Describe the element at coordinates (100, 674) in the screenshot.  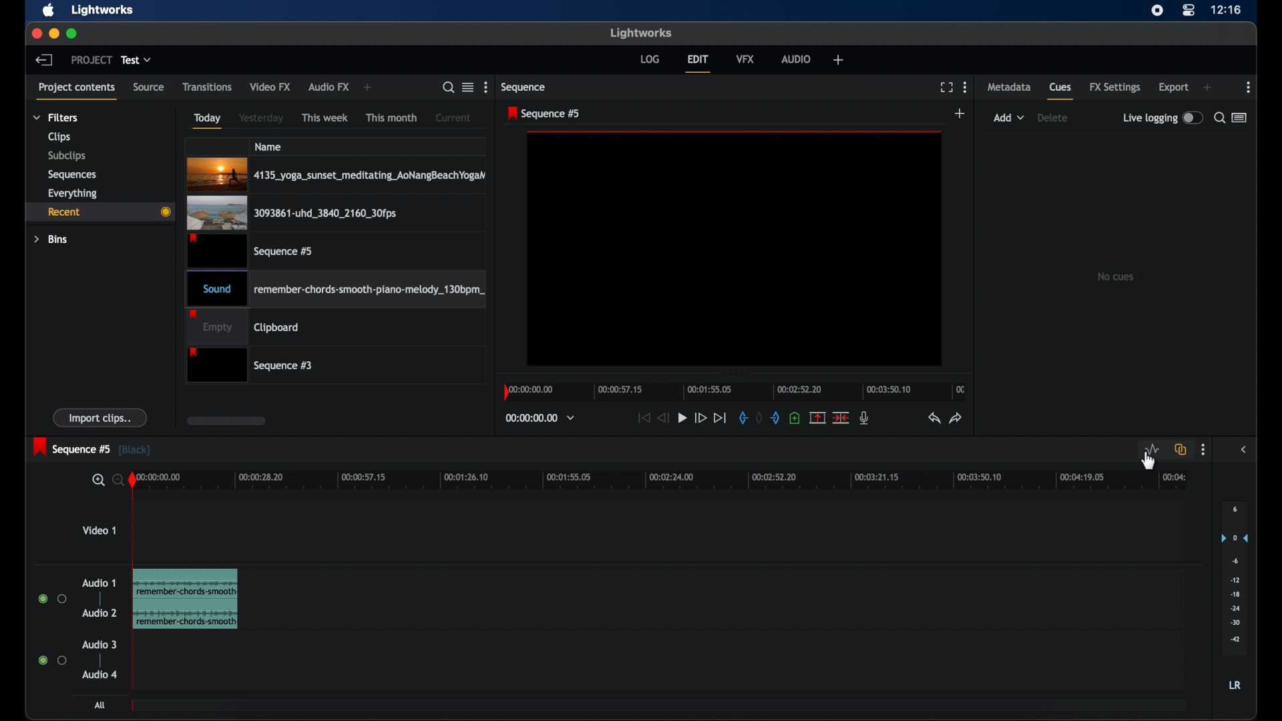
I see `audio 4` at that location.